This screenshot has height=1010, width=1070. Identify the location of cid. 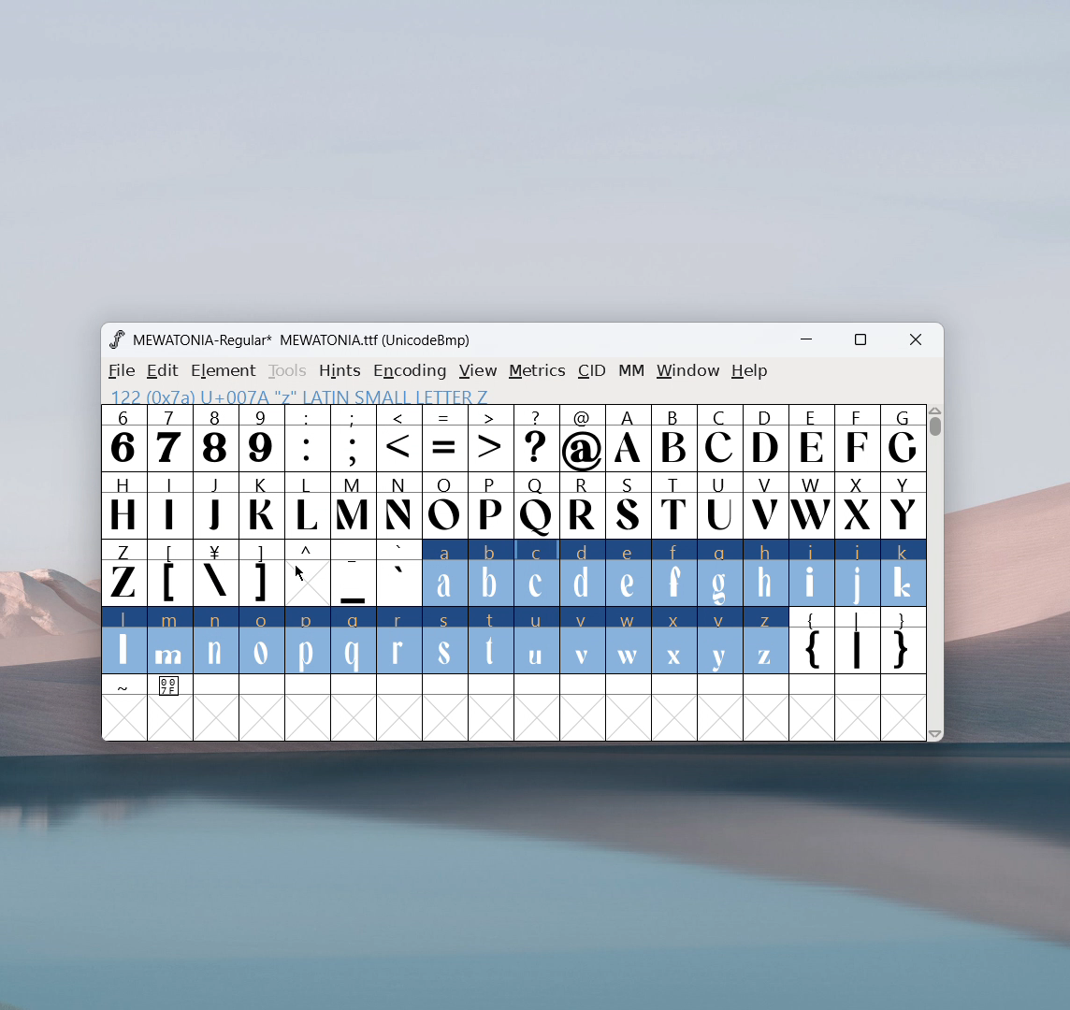
(591, 371).